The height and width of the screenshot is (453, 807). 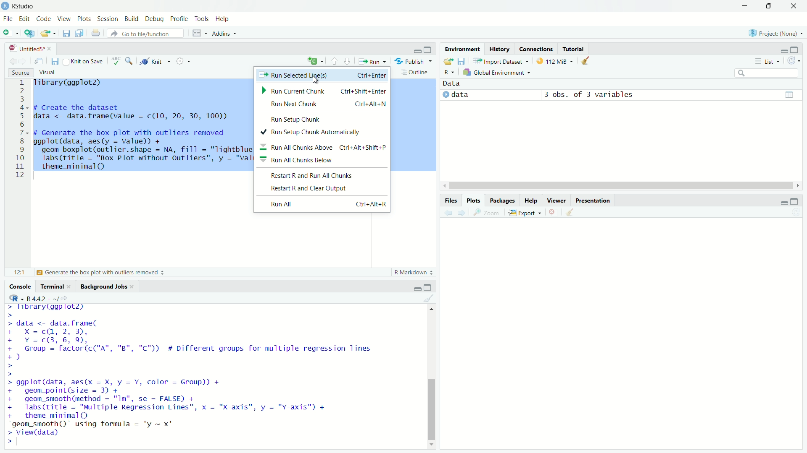 What do you see at coordinates (143, 124) in the screenshot?
I see `Tibrary(ggplot2)

# Create the dataset

data <- data.frame(value = c(10, 20, 30, 100))

# Generate the box plot with outliers removed ii

ggplot(data, aes(y = Valued) +
geom_boxplot(outlier.shape = NA, fill = "lightblue", color = "black") +
labs (title = "Box Plot without outliers", y = "value") +
theme_minimal)` at bounding box center [143, 124].